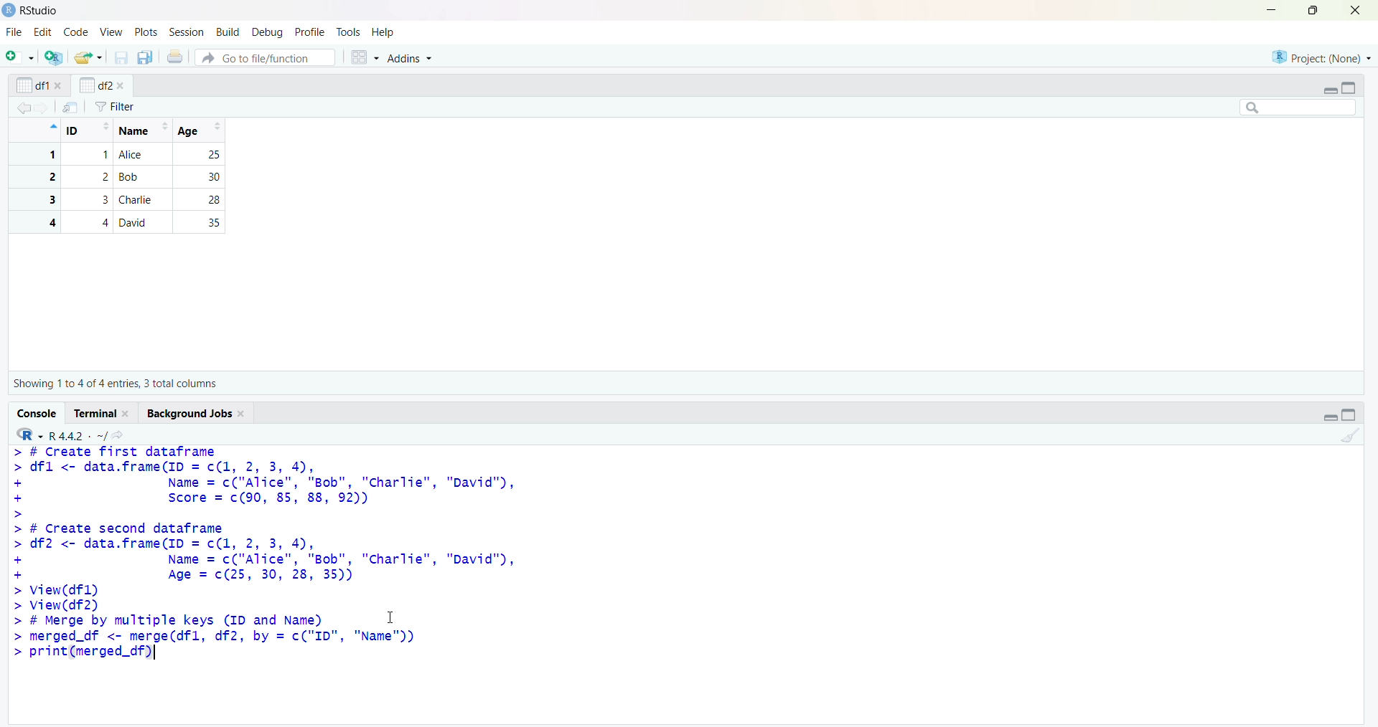 The width and height of the screenshot is (1378, 727). What do you see at coordinates (309, 32) in the screenshot?
I see `profile` at bounding box center [309, 32].